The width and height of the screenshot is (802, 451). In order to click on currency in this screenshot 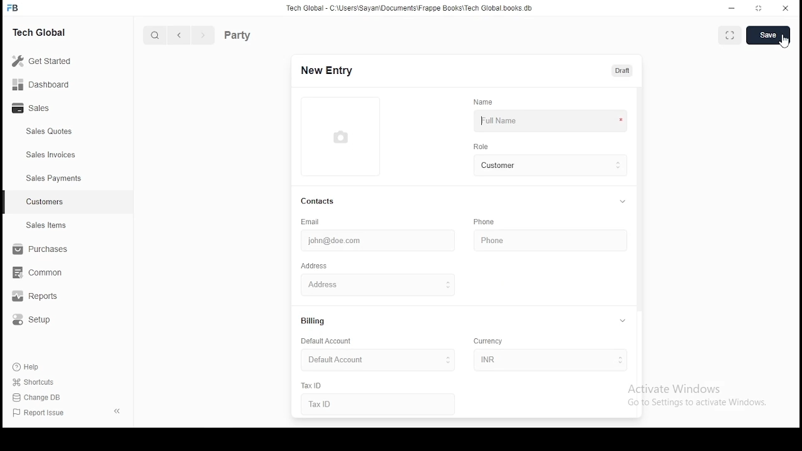, I will do `click(491, 342)`.